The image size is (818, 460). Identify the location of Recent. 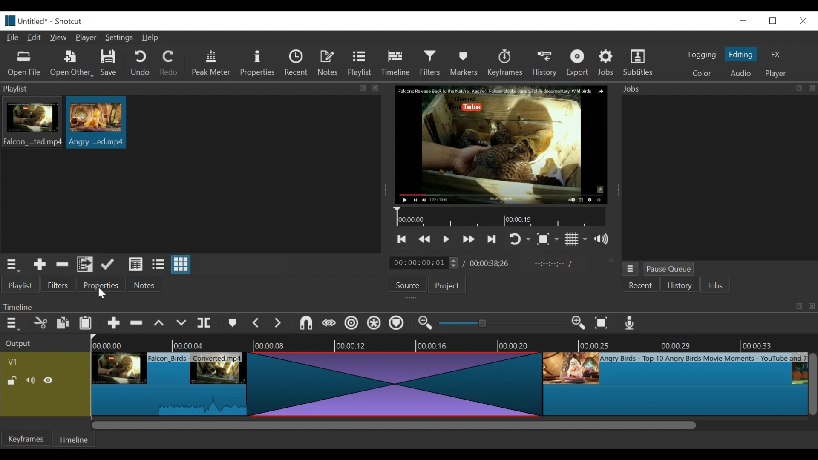
(298, 64).